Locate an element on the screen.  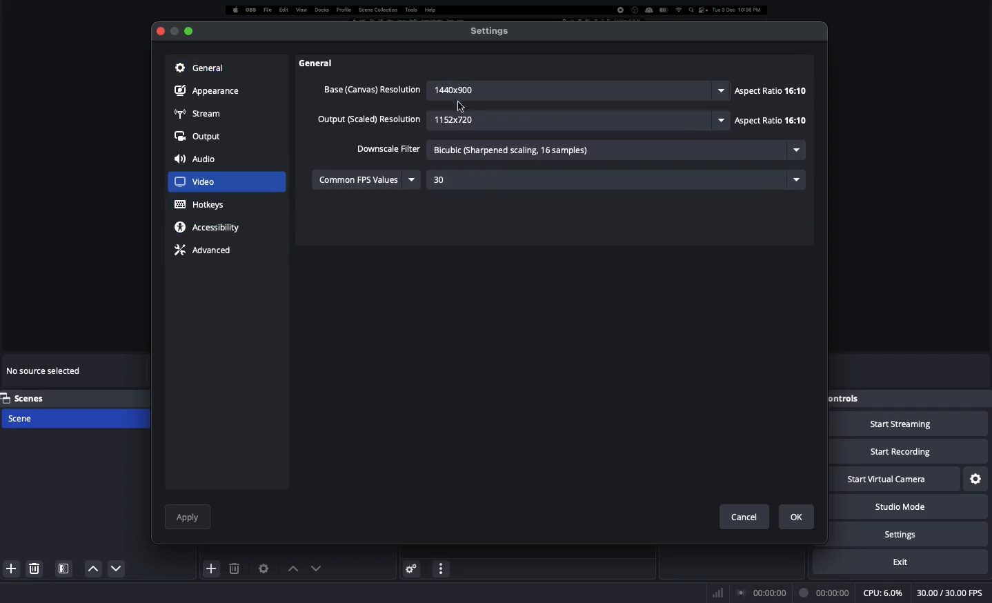
Advance is located at coordinates (205, 249).